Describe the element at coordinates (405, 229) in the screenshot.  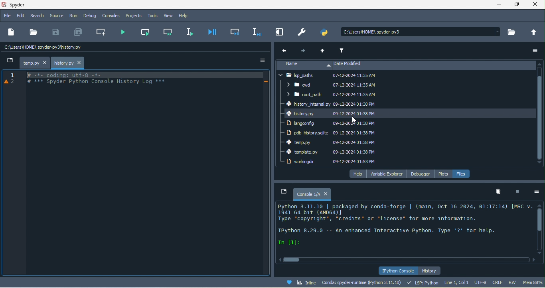
I see `text` at that location.